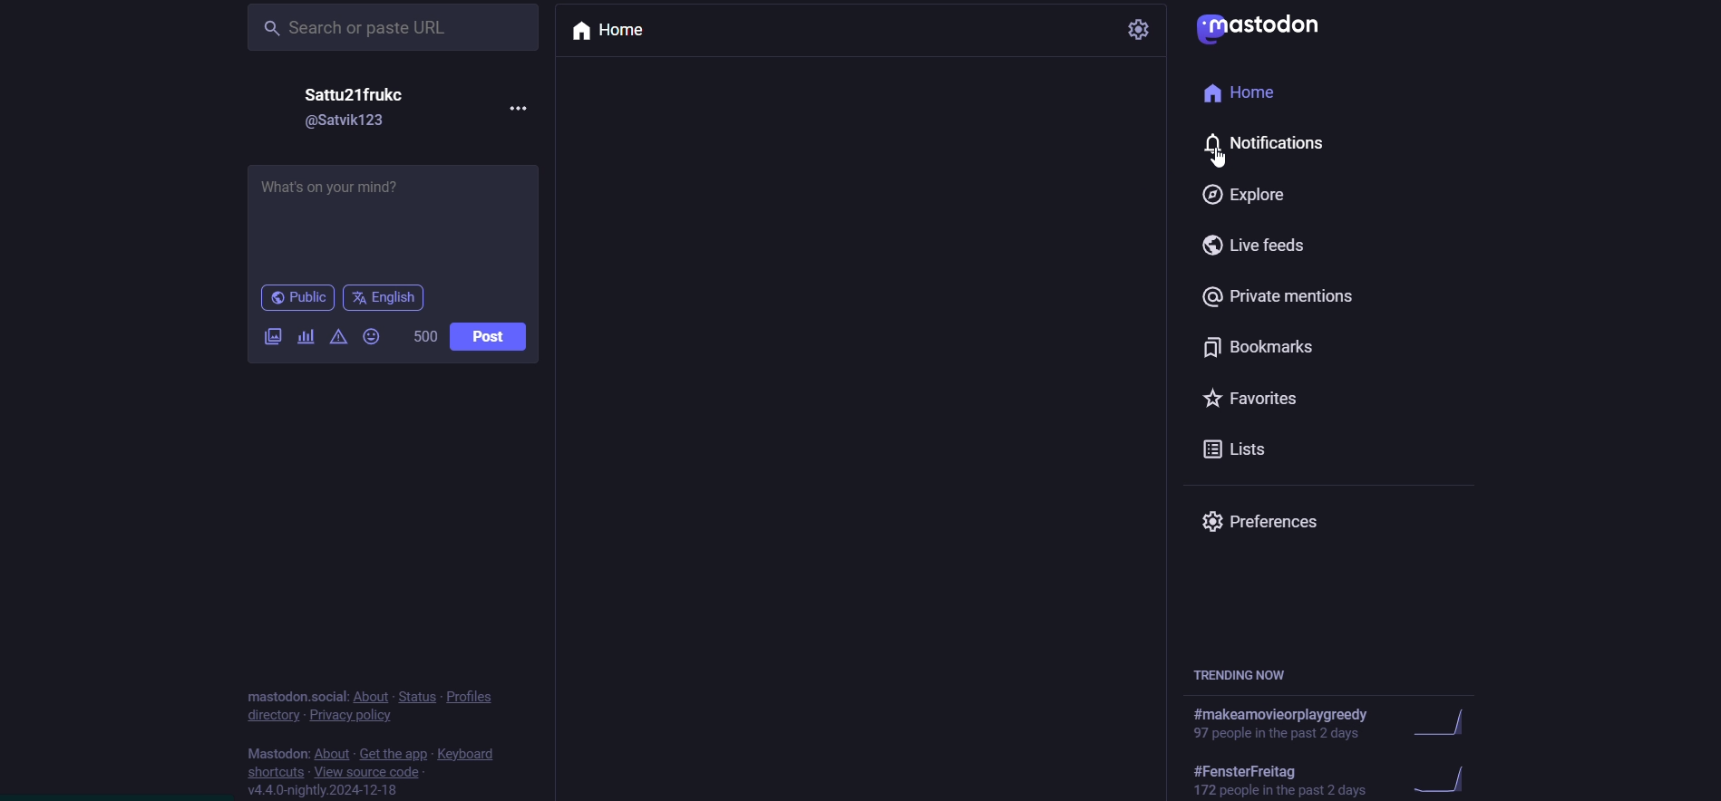  What do you see at coordinates (1282, 294) in the screenshot?
I see `Private mentions` at bounding box center [1282, 294].